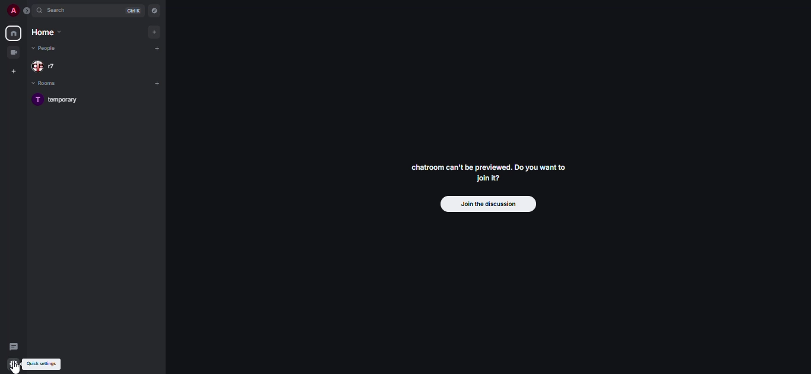  Describe the element at coordinates (154, 32) in the screenshot. I see `add` at that location.